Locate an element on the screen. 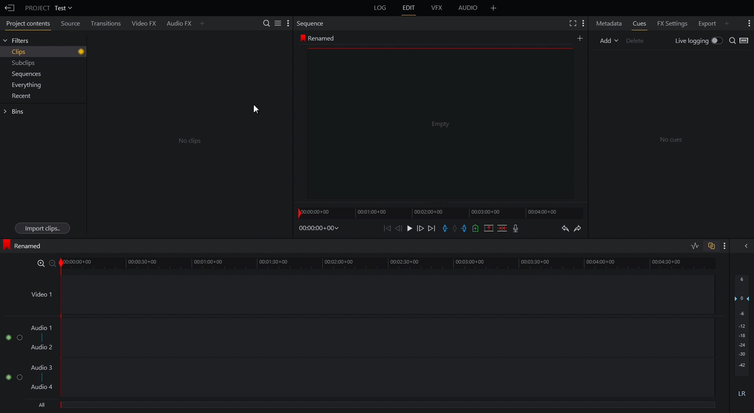 Image resolution: width=754 pixels, height=413 pixels. Co Clips is located at coordinates (188, 141).